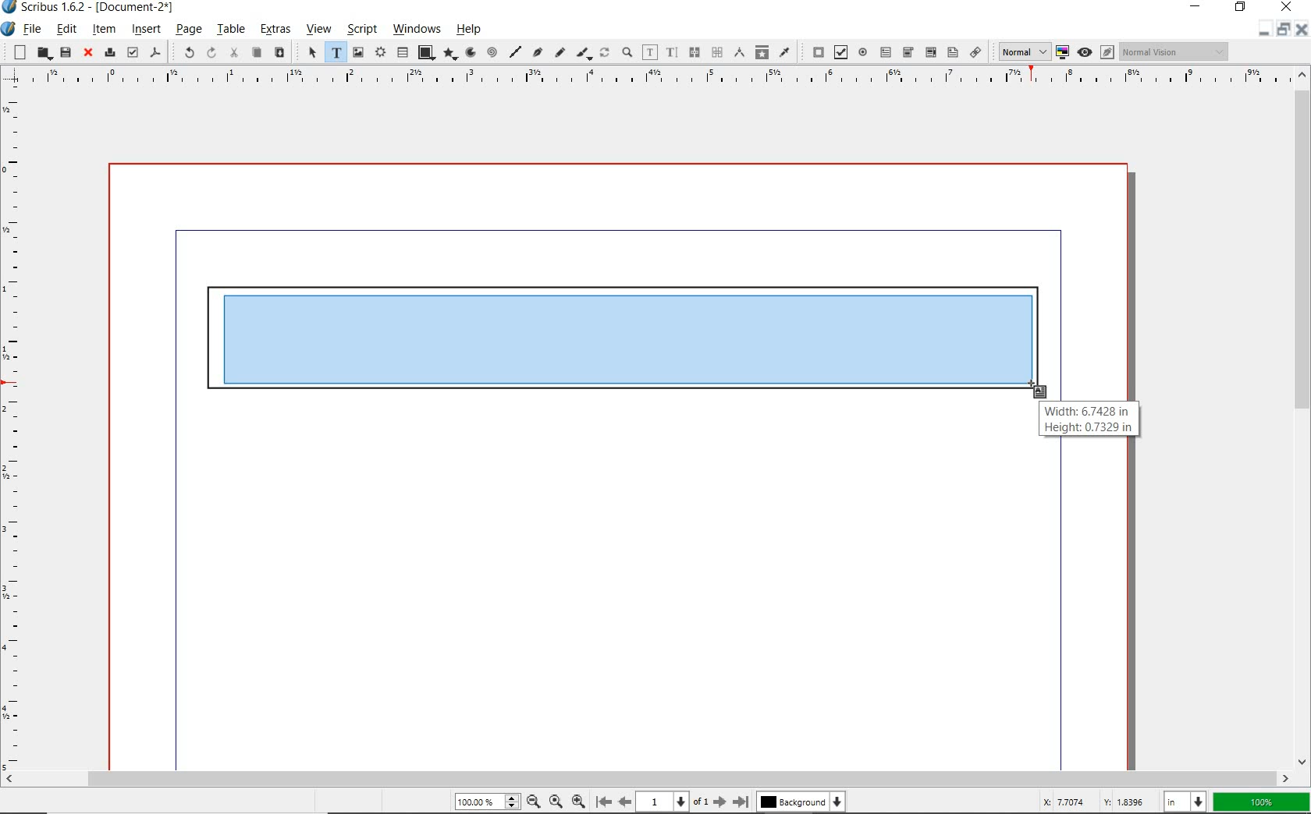  What do you see at coordinates (451, 55) in the screenshot?
I see `polygon` at bounding box center [451, 55].